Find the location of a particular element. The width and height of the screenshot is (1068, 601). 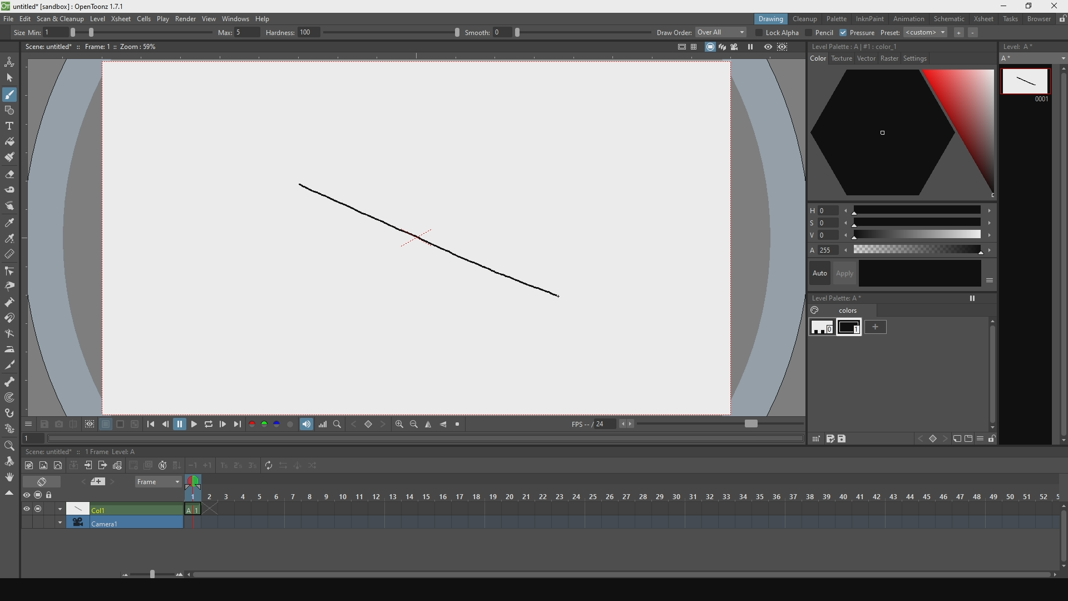

size percentage is located at coordinates (145, 32).